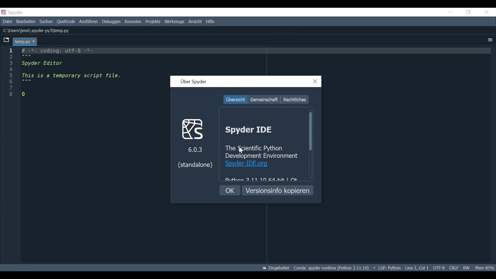 The height and width of the screenshot is (279, 496). I want to click on Vertical Sroll bar, so click(311, 144).